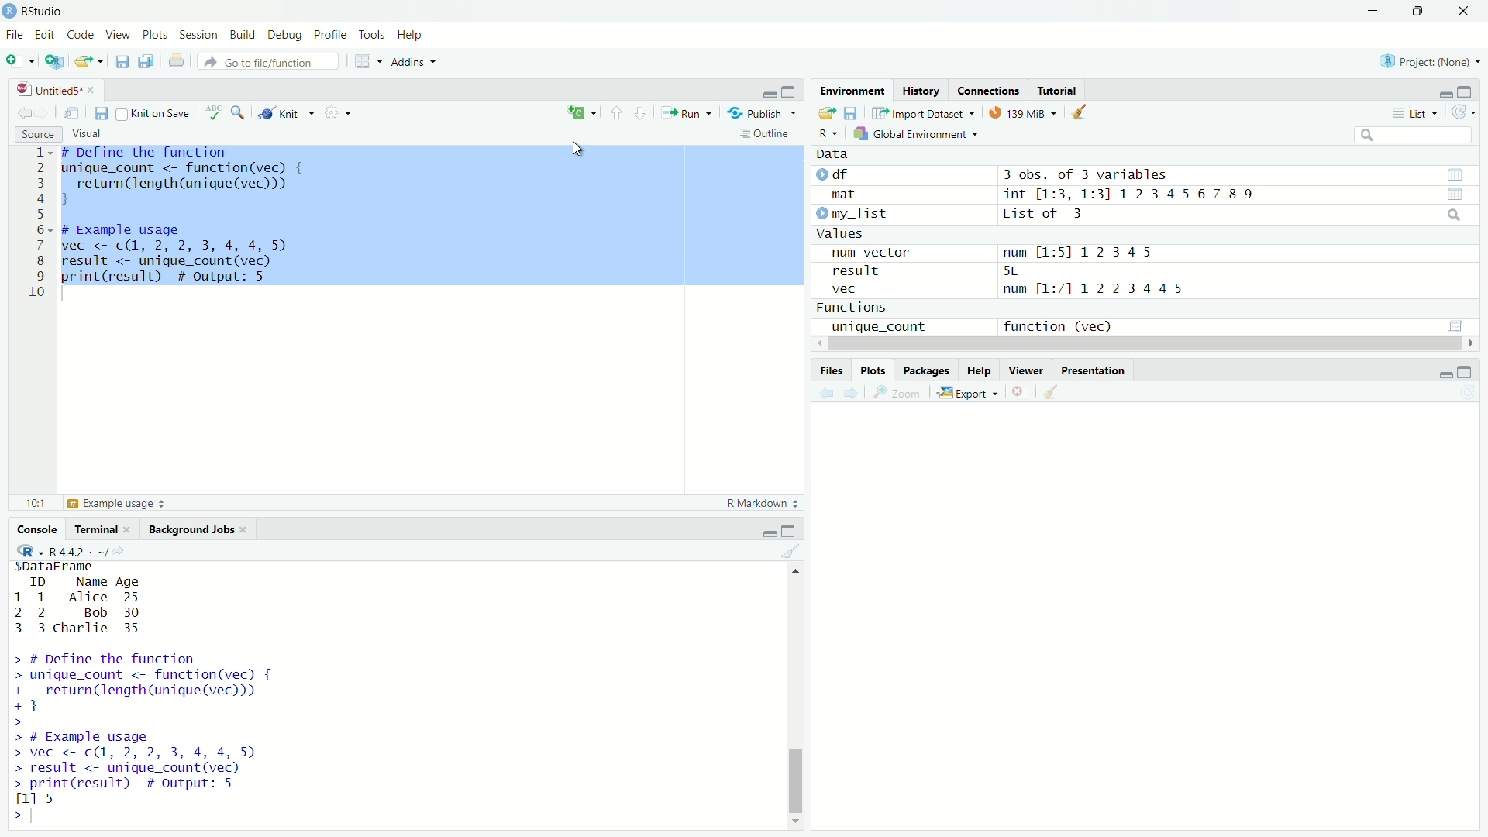 The image size is (1488, 837). Describe the element at coordinates (57, 61) in the screenshot. I see `create a project` at that location.